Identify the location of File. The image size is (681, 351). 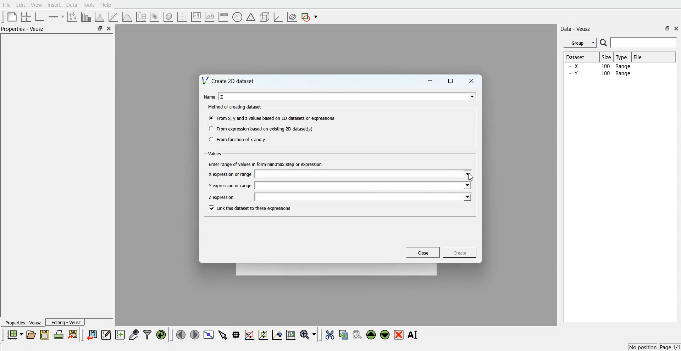
(7, 5).